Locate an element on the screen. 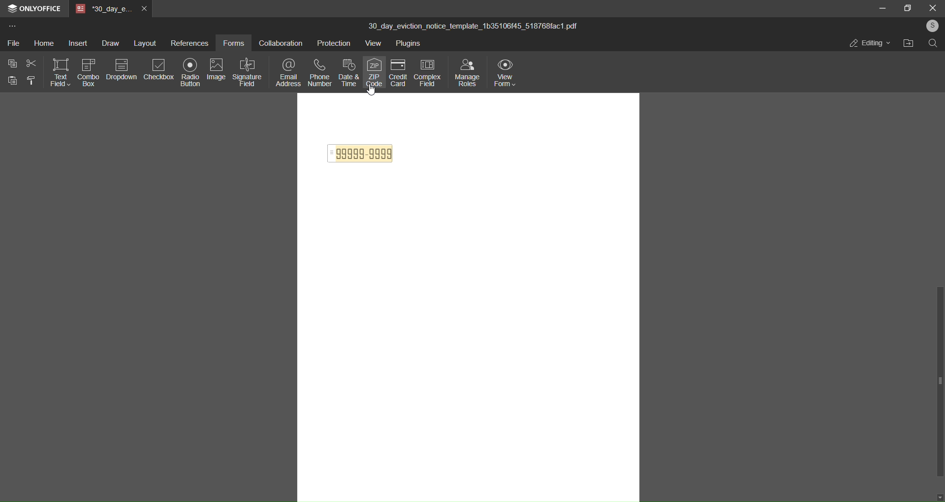 This screenshot has width=945, height=502. maximize is located at coordinates (908, 8).